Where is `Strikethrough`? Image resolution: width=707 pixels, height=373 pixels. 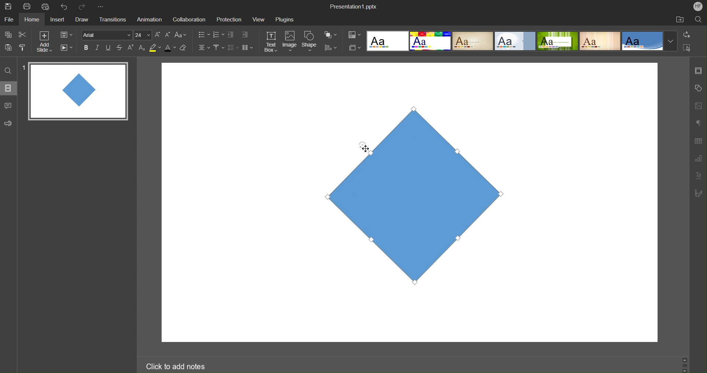 Strikethrough is located at coordinates (120, 48).